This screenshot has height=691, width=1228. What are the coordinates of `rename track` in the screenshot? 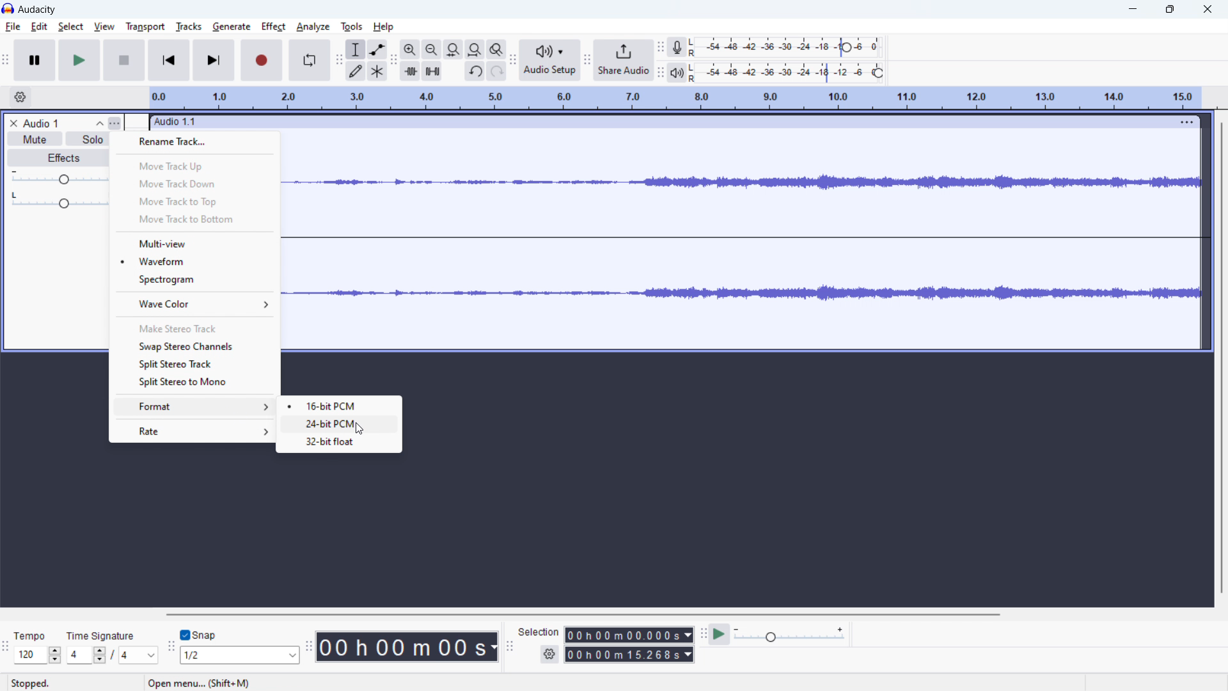 It's located at (195, 142).